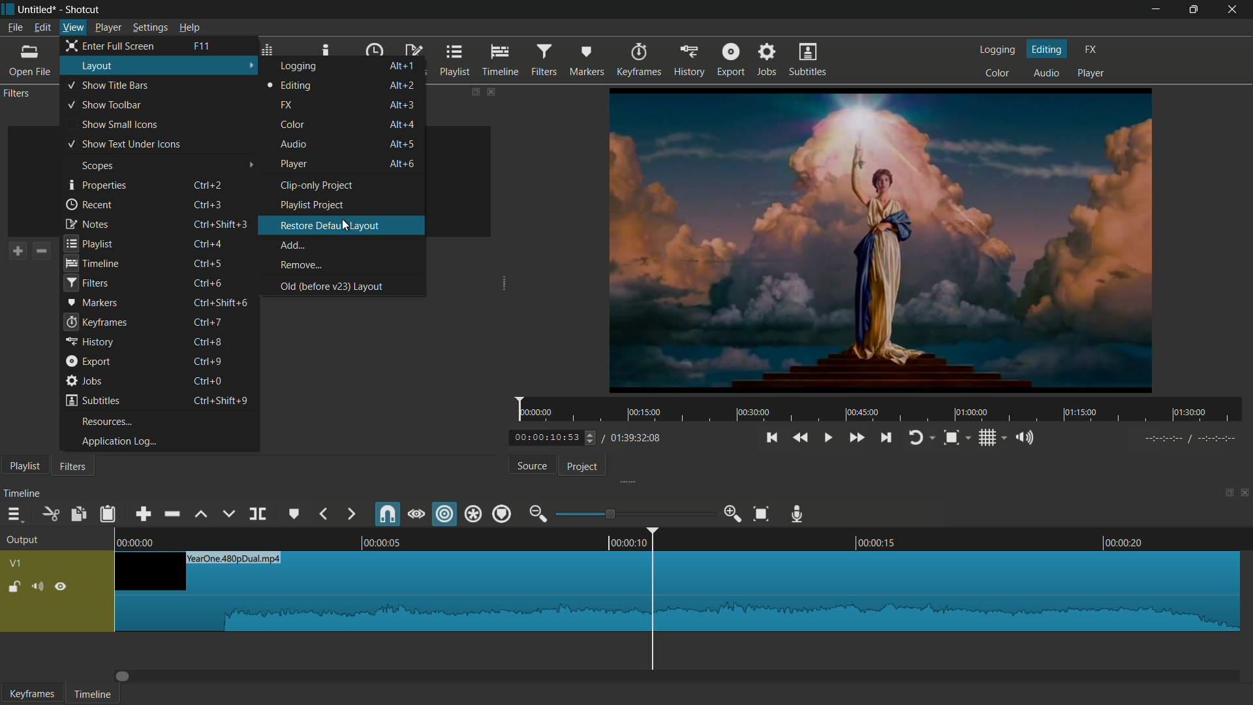 This screenshot has height=705, width=1253. I want to click on color, so click(293, 125).